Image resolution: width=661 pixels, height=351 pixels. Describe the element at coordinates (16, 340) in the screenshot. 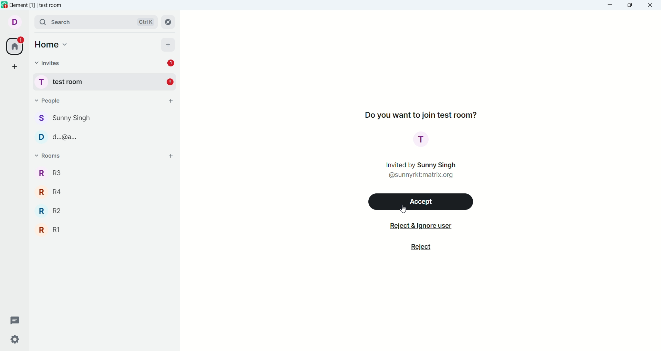

I see `settings` at that location.